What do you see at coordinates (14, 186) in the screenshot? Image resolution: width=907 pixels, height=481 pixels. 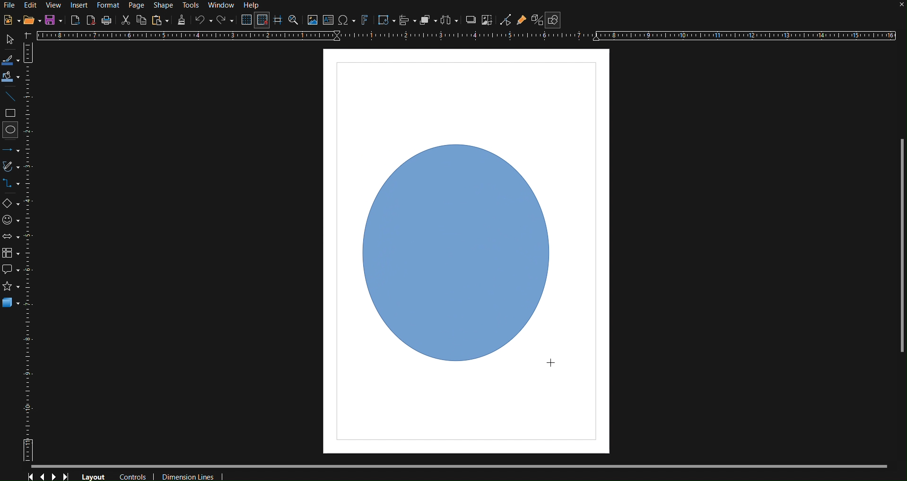 I see `Connectors` at bounding box center [14, 186].